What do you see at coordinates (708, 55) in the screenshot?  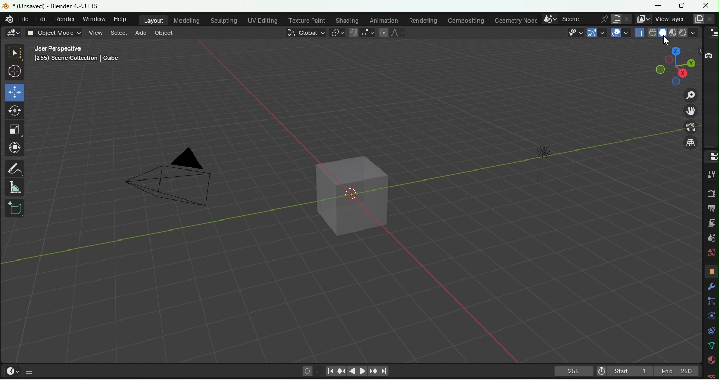 I see `Disable in renders` at bounding box center [708, 55].